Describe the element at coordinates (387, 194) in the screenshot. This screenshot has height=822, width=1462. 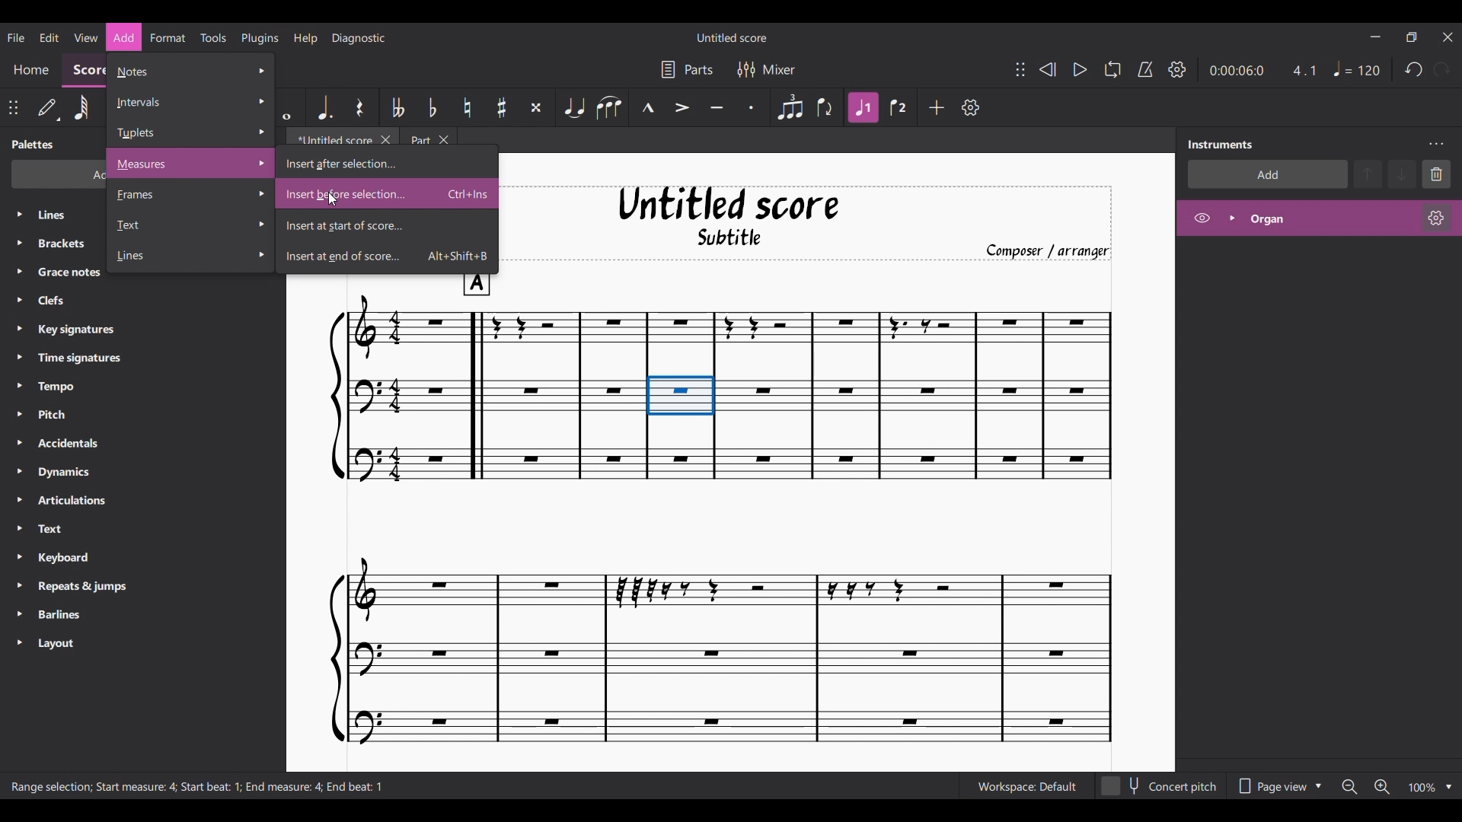
I see `Insert before selection` at that location.